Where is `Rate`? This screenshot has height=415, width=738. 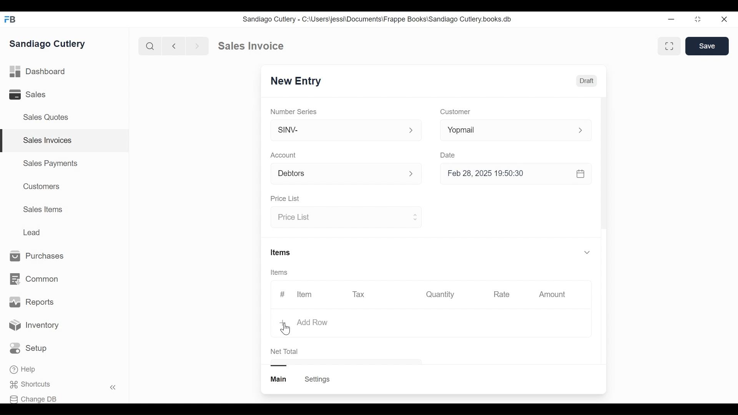 Rate is located at coordinates (501, 294).